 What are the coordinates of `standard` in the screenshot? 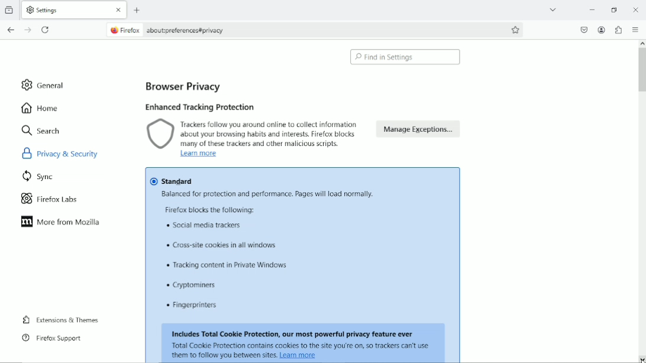 It's located at (177, 181).